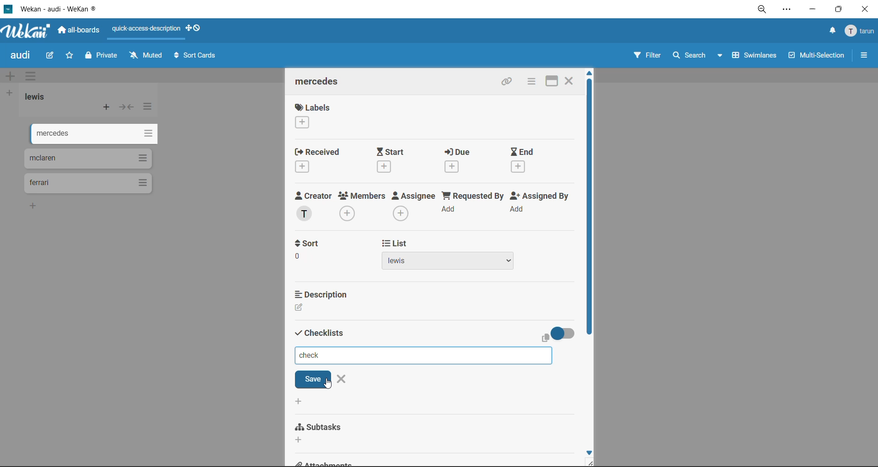 Image resolution: width=878 pixels, height=467 pixels. What do you see at coordinates (695, 56) in the screenshot?
I see `search` at bounding box center [695, 56].